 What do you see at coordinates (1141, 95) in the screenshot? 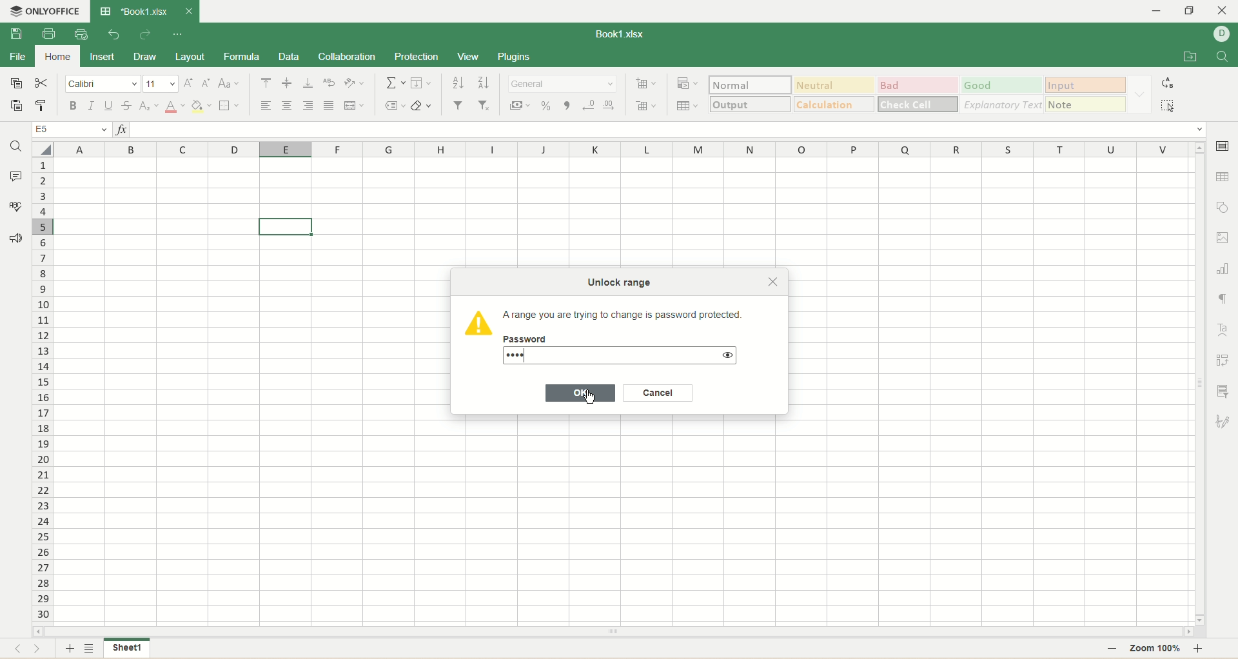
I see `formatting options` at bounding box center [1141, 95].